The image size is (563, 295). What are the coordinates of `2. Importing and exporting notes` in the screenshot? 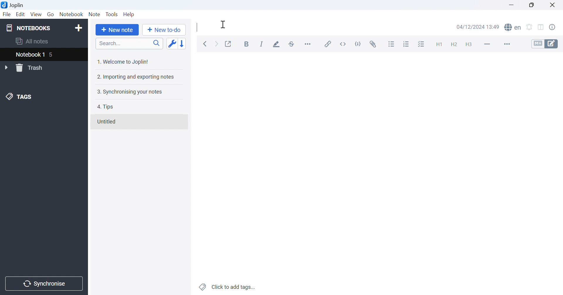 It's located at (136, 77).